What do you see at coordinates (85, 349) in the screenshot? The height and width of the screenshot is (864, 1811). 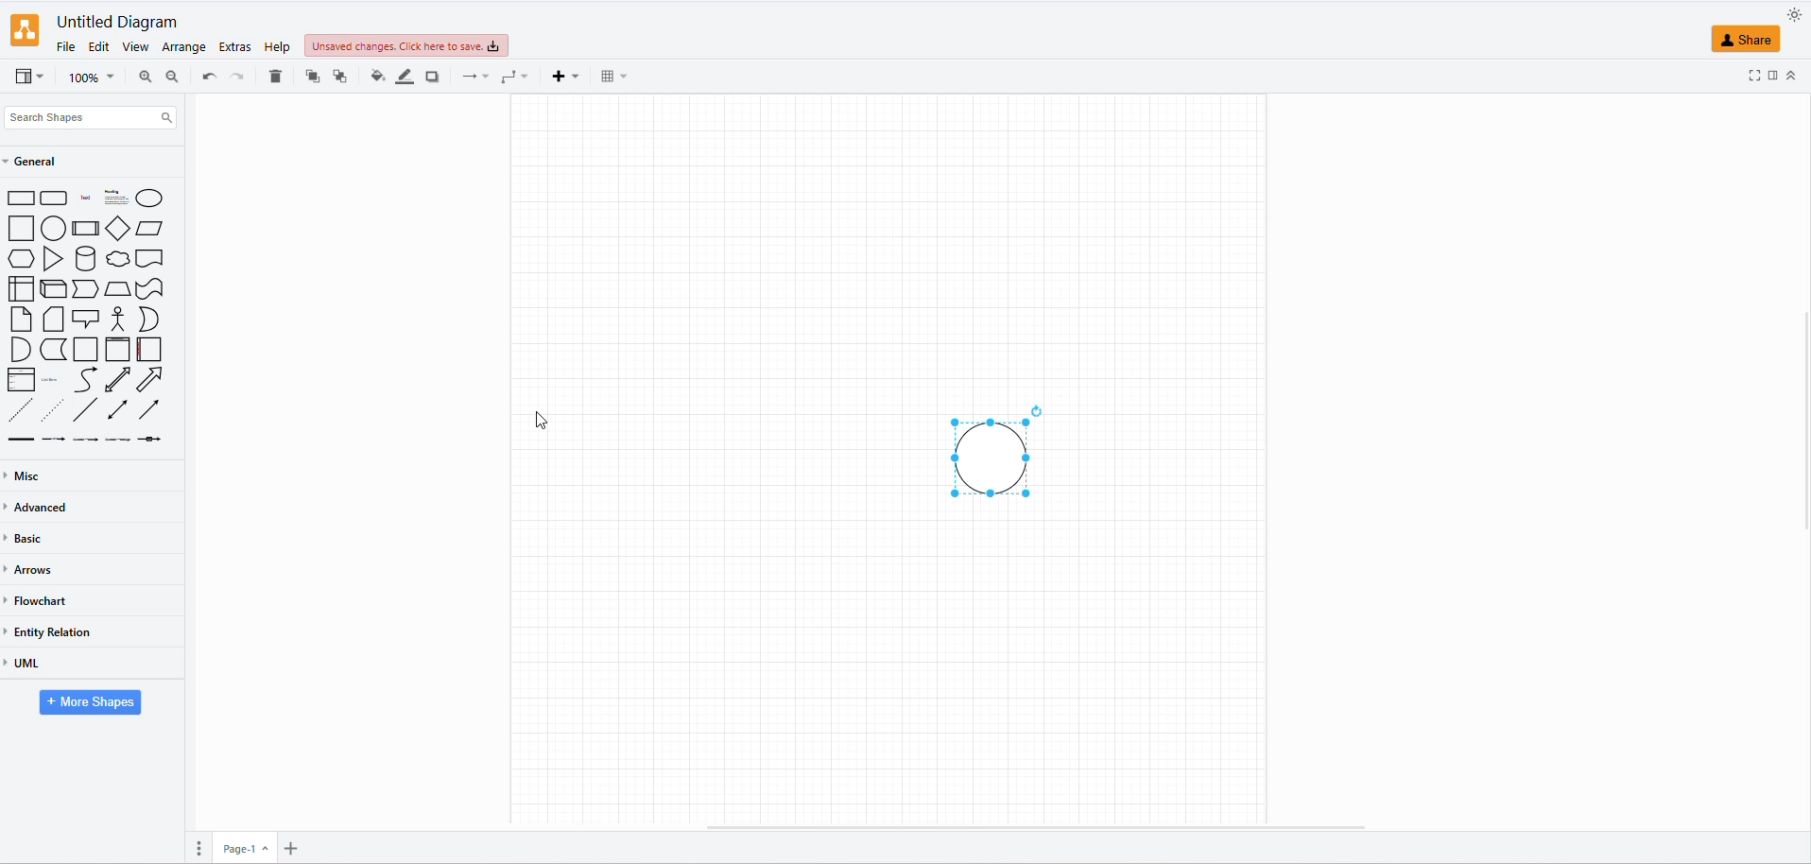 I see `CONTAINER` at bounding box center [85, 349].